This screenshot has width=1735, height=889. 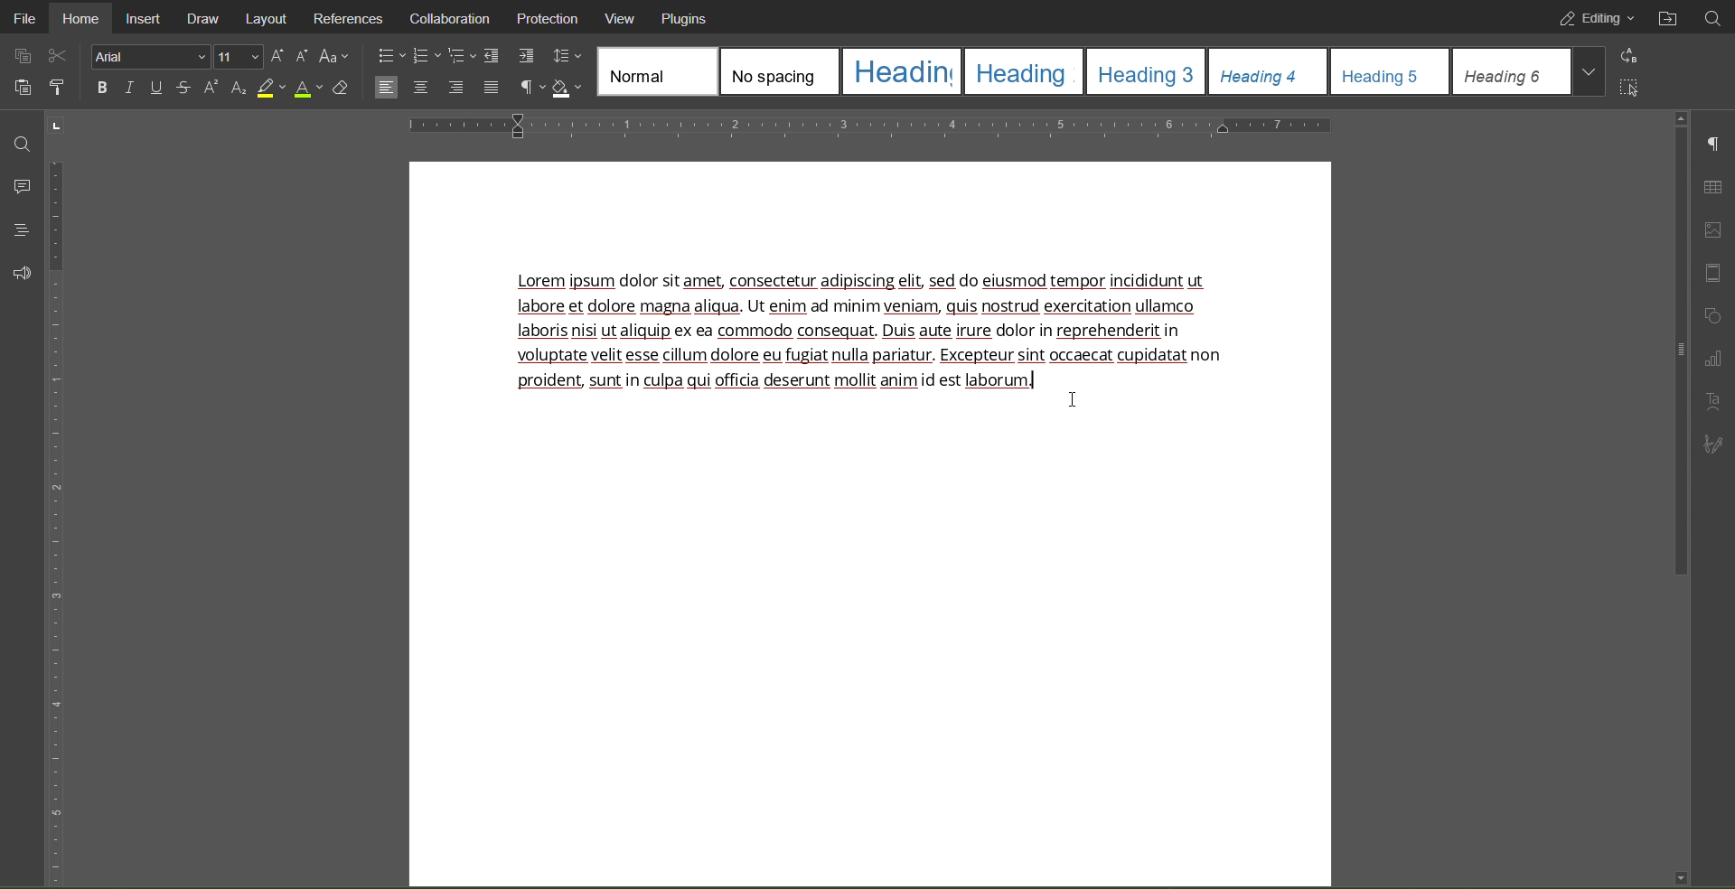 What do you see at coordinates (1712, 185) in the screenshot?
I see `Table Settings` at bounding box center [1712, 185].